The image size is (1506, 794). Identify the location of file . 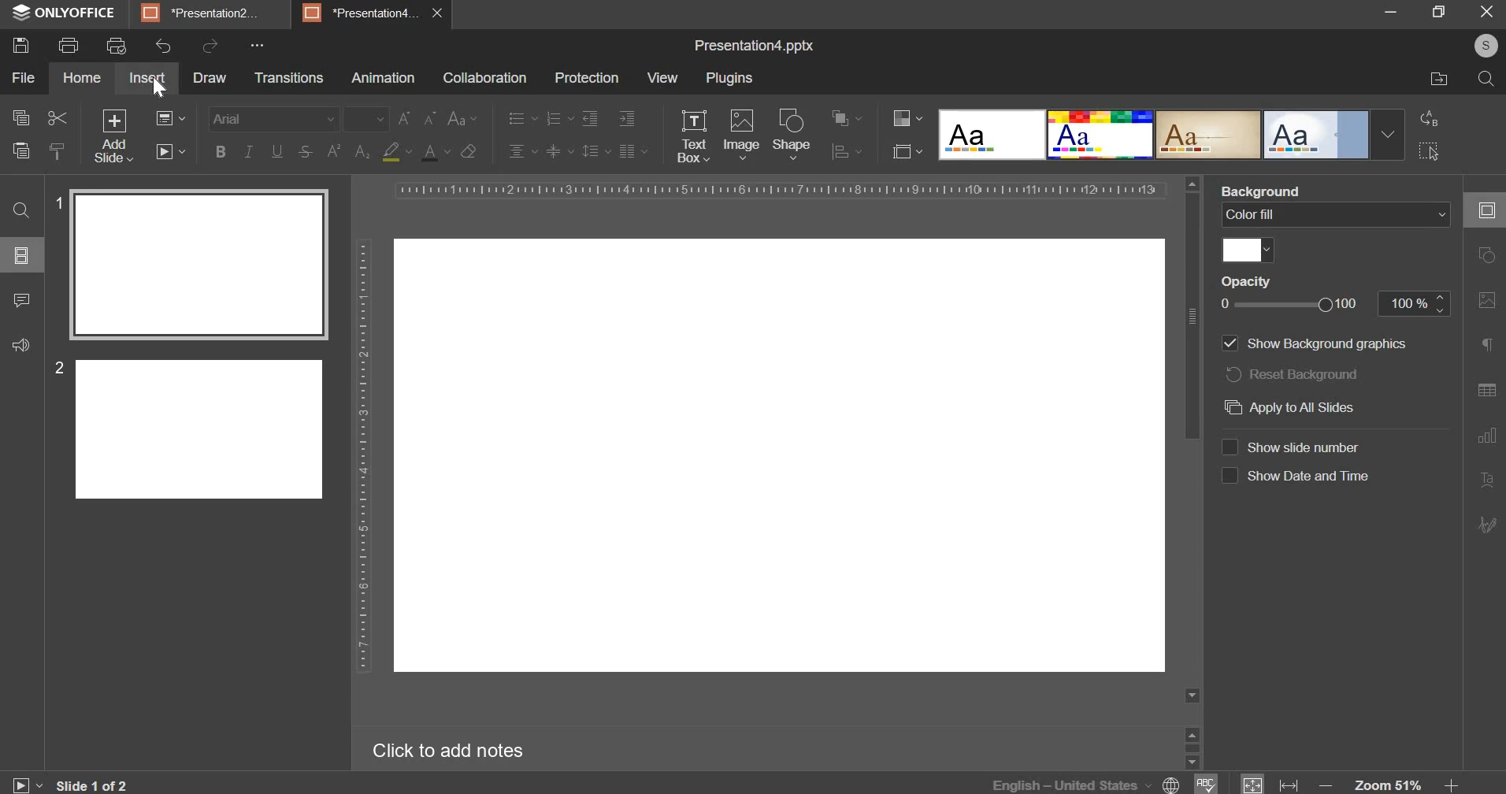
(23, 78).